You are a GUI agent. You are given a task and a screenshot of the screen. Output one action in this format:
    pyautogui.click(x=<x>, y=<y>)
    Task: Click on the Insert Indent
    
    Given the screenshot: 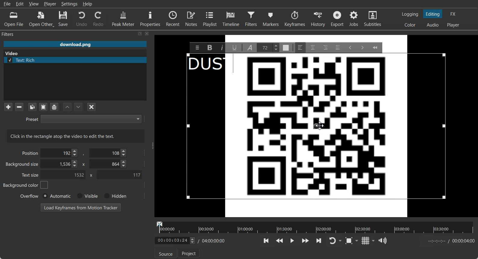 What is the action you would take?
    pyautogui.click(x=362, y=47)
    